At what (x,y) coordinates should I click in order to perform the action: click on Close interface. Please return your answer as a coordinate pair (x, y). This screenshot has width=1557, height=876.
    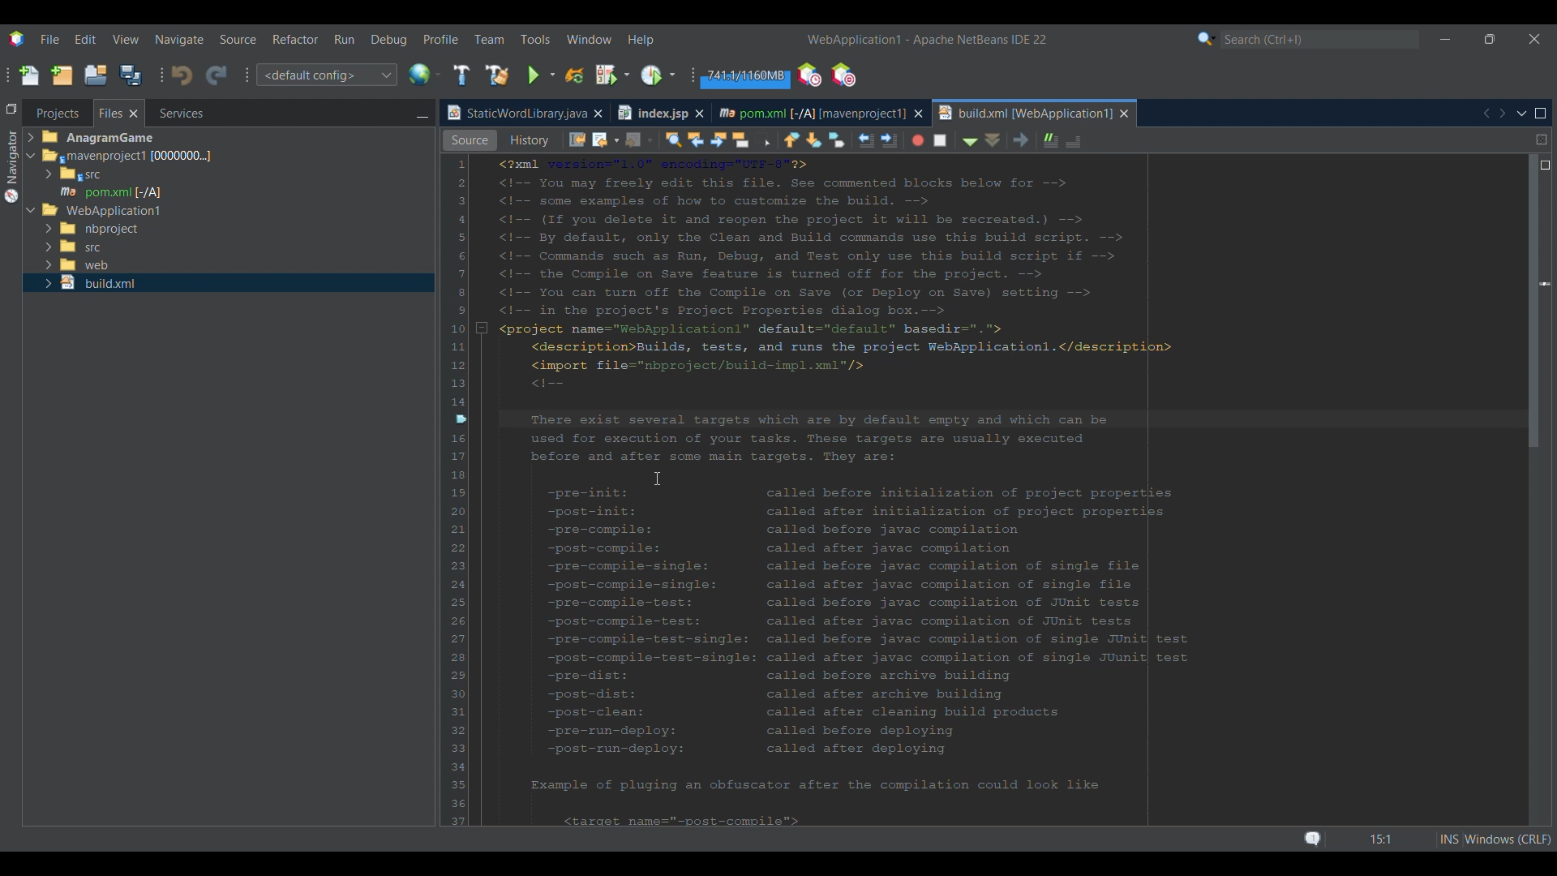
    Looking at the image, I should click on (1535, 39).